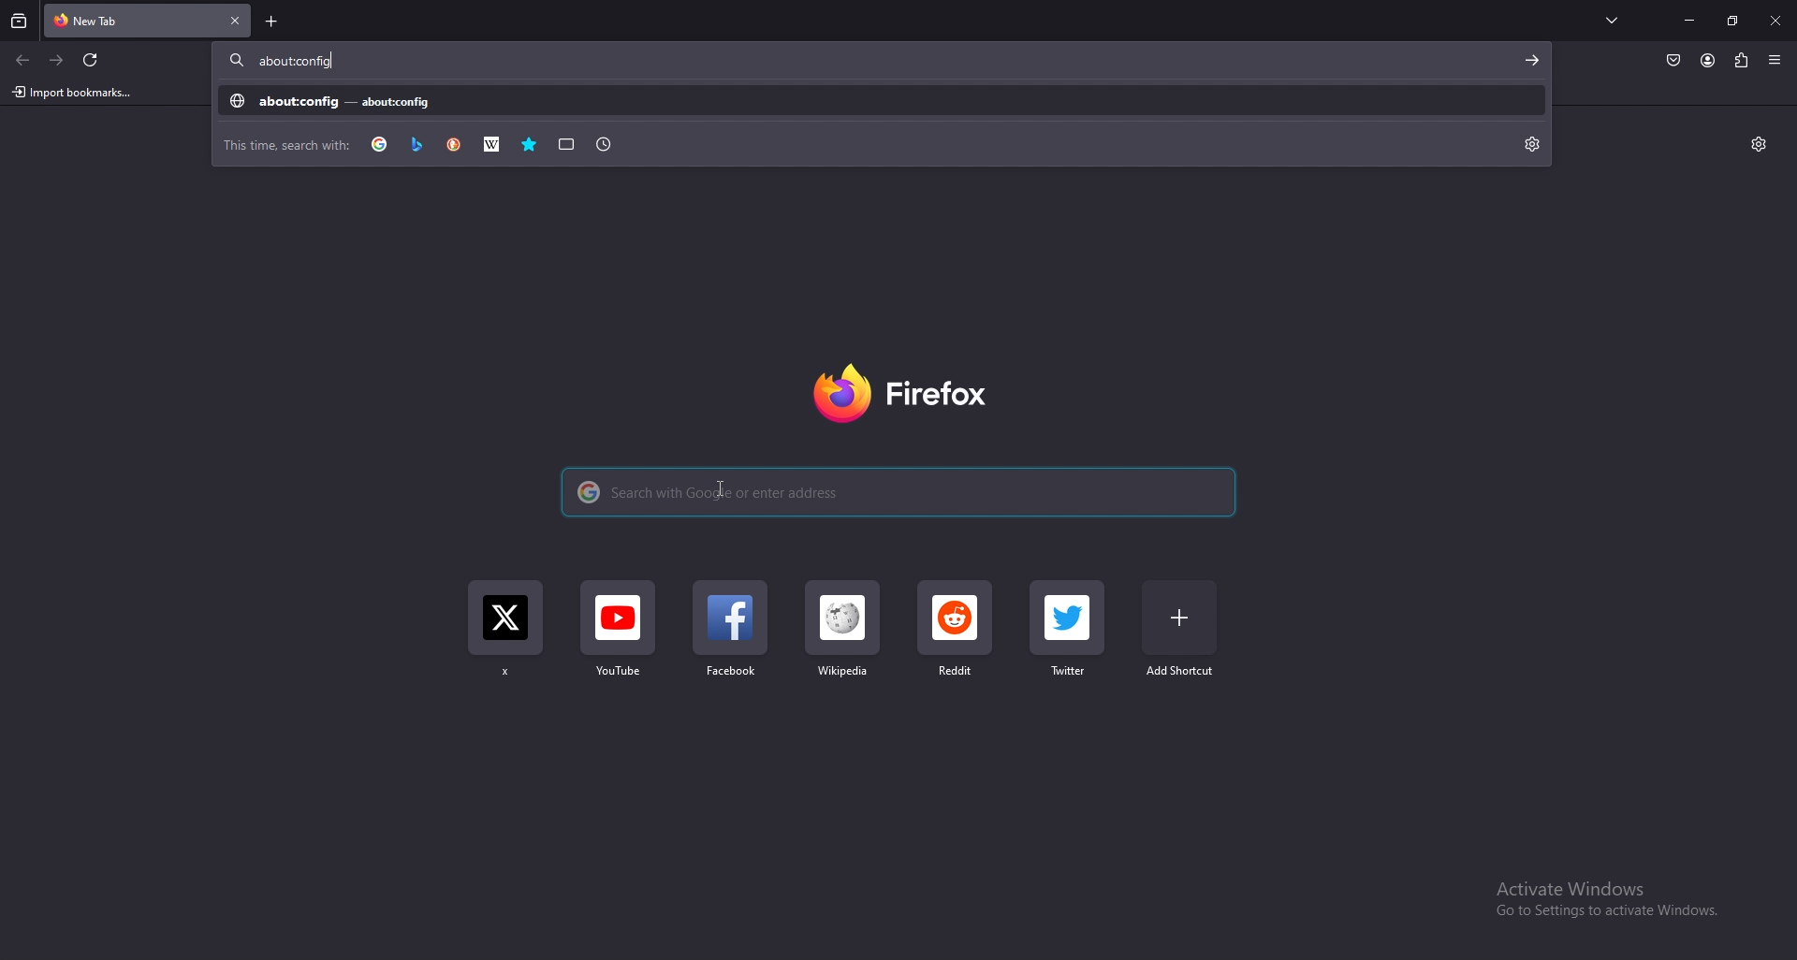 The image size is (1797, 960). Describe the element at coordinates (505, 635) in the screenshot. I see `twitter` at that location.